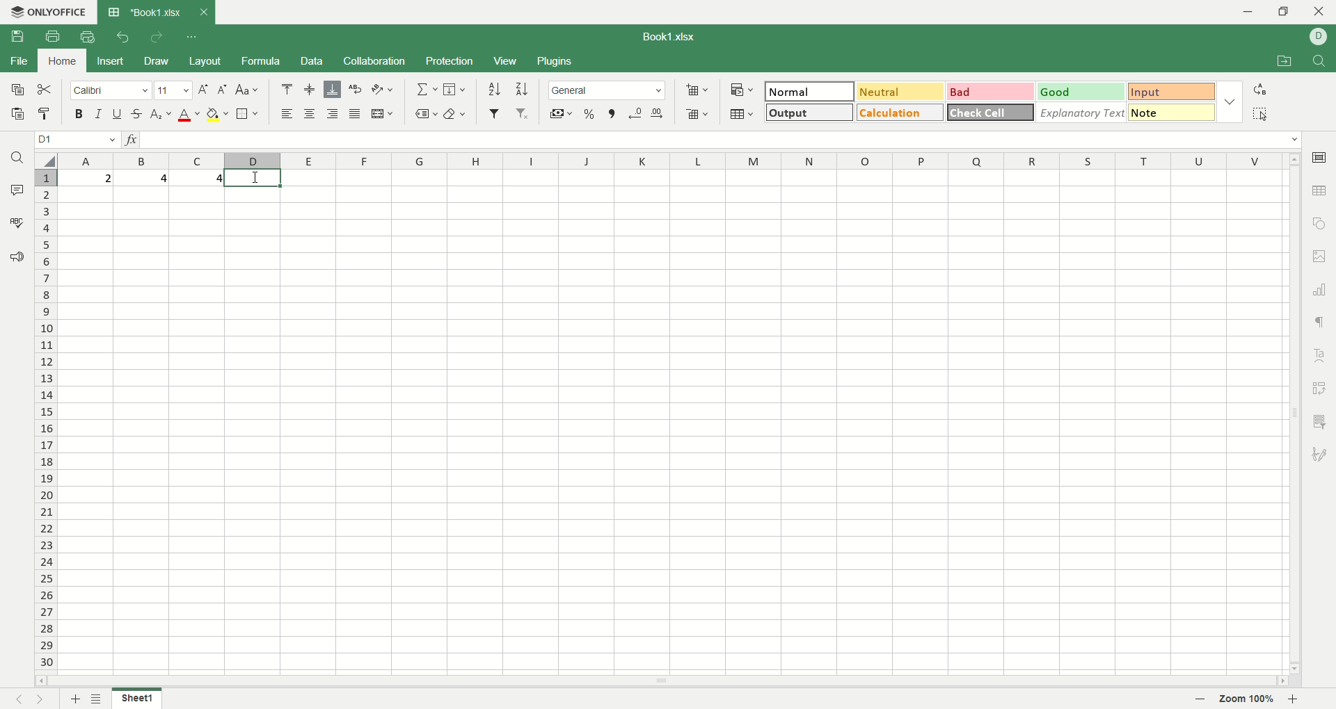 This screenshot has width=1336, height=709. I want to click on normal, so click(812, 90).